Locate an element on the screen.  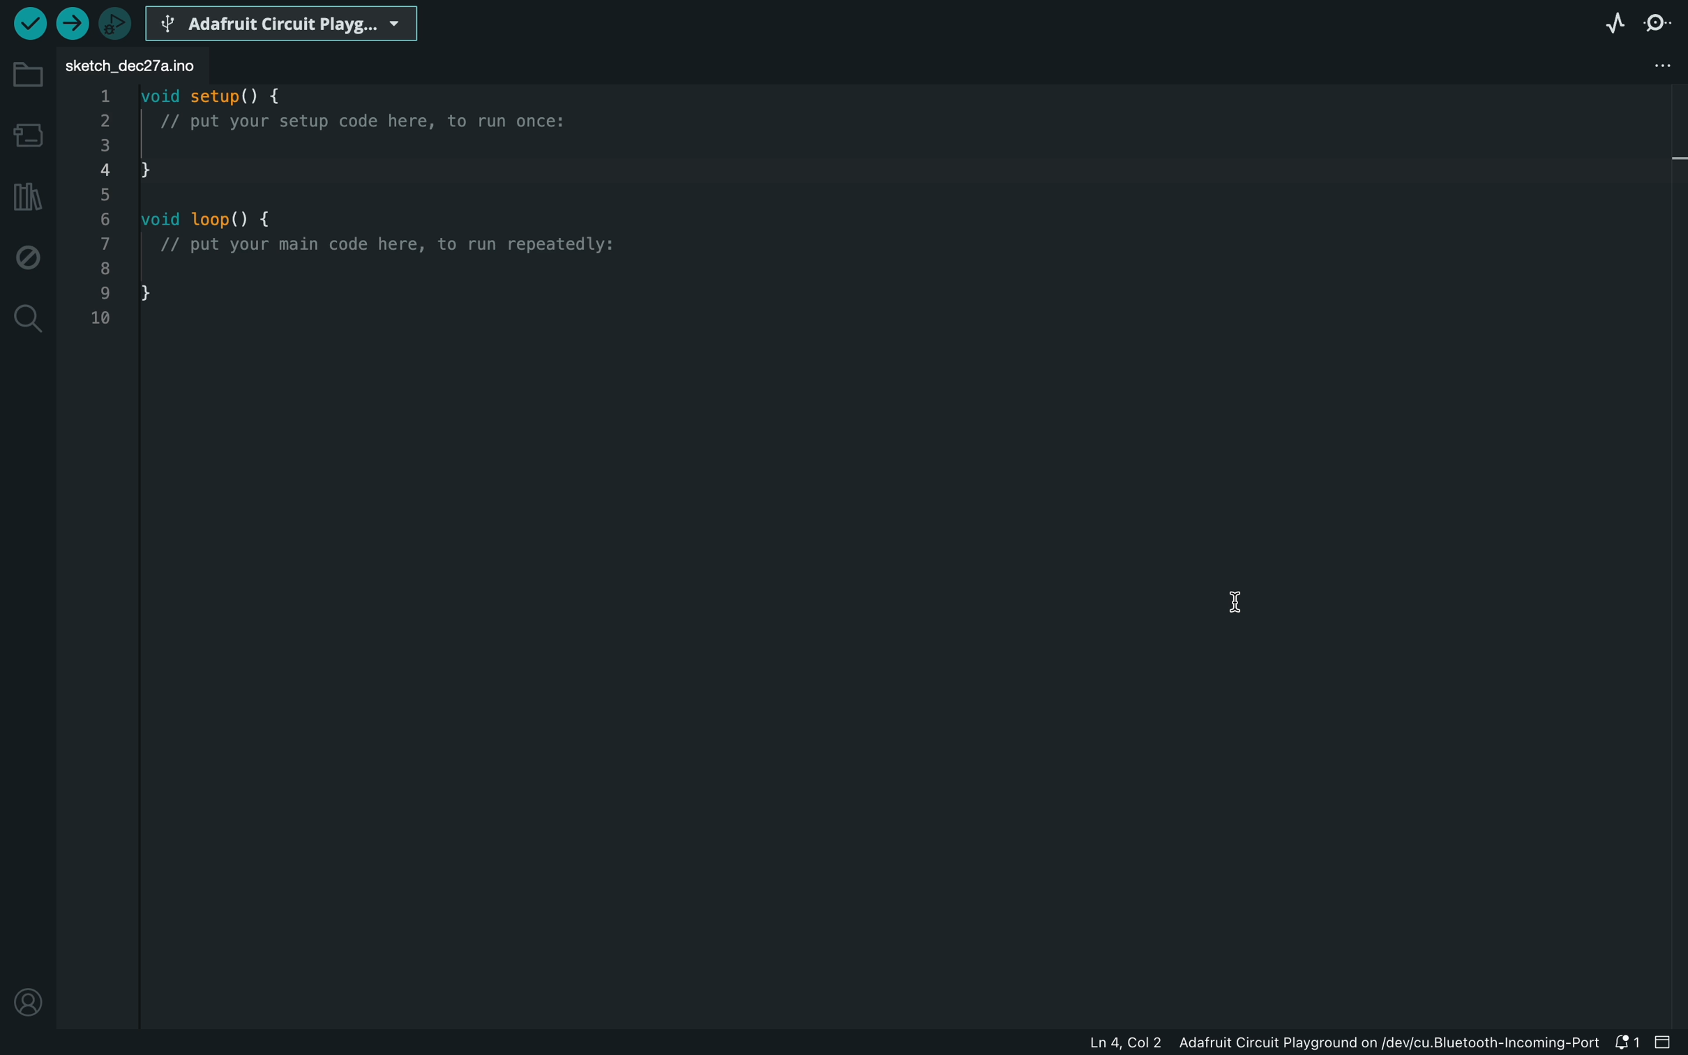
folder is located at coordinates (28, 75).